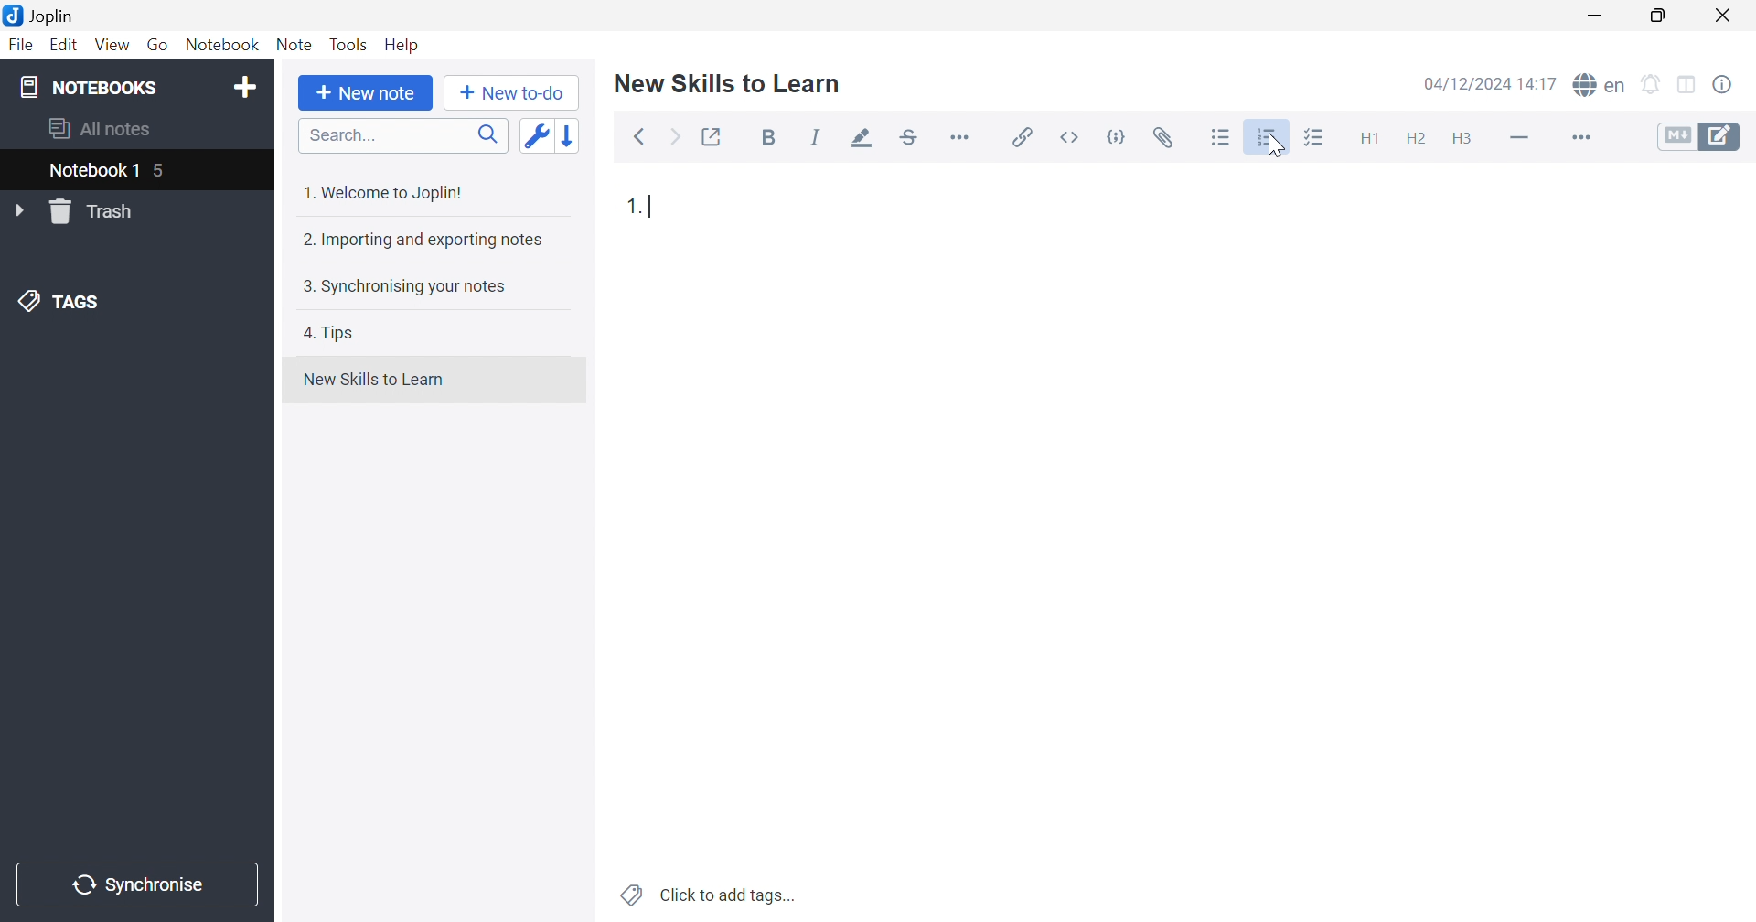  Describe the element at coordinates (1579, 139) in the screenshot. I see `More...` at that location.